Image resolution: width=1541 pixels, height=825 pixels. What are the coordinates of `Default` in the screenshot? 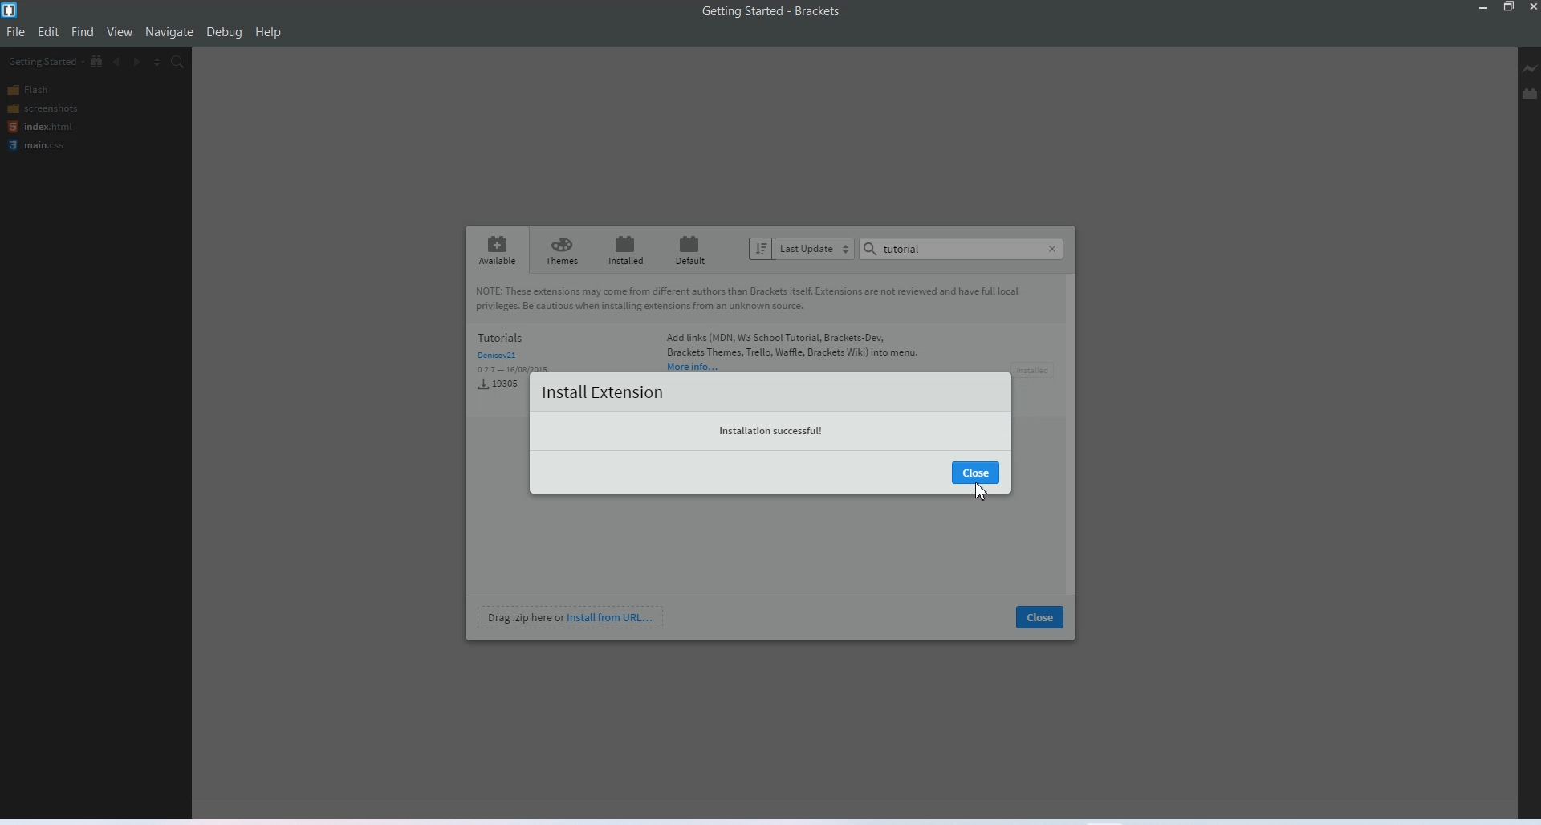 It's located at (688, 250).